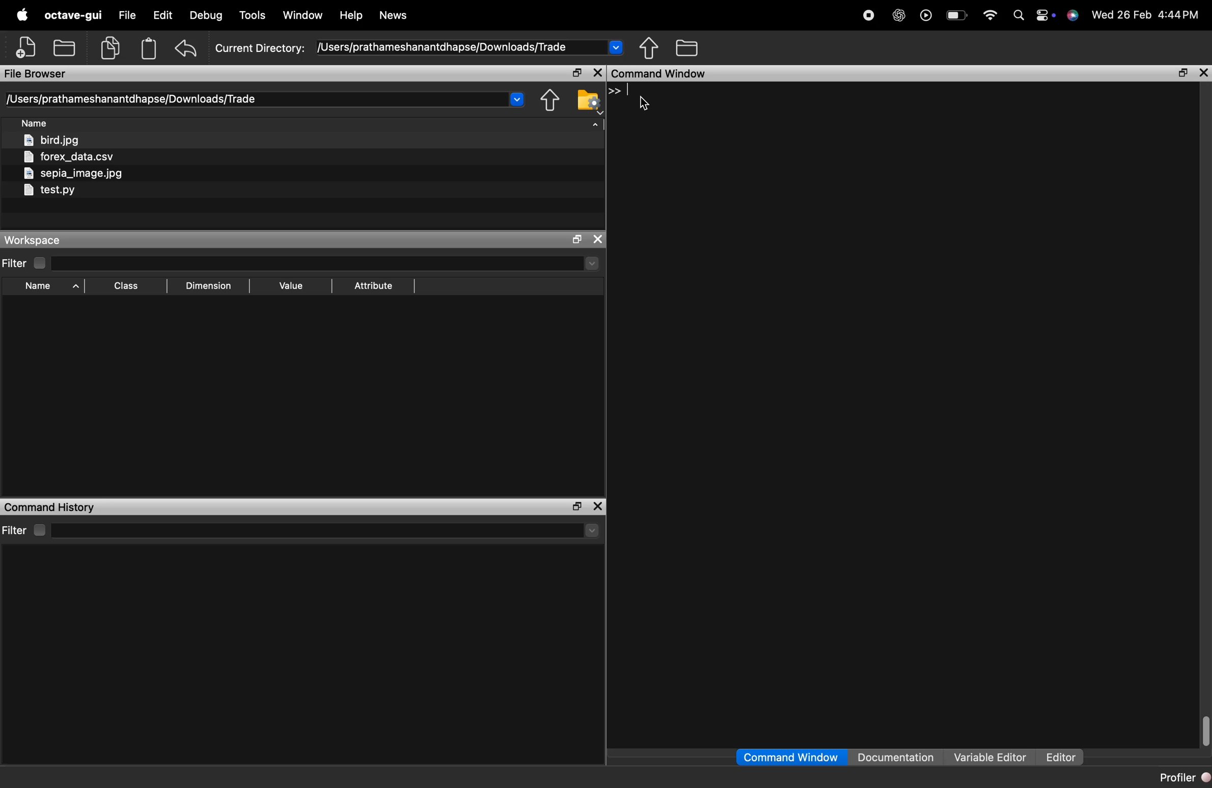  Describe the element at coordinates (209, 287) in the screenshot. I see `Dimension` at that location.